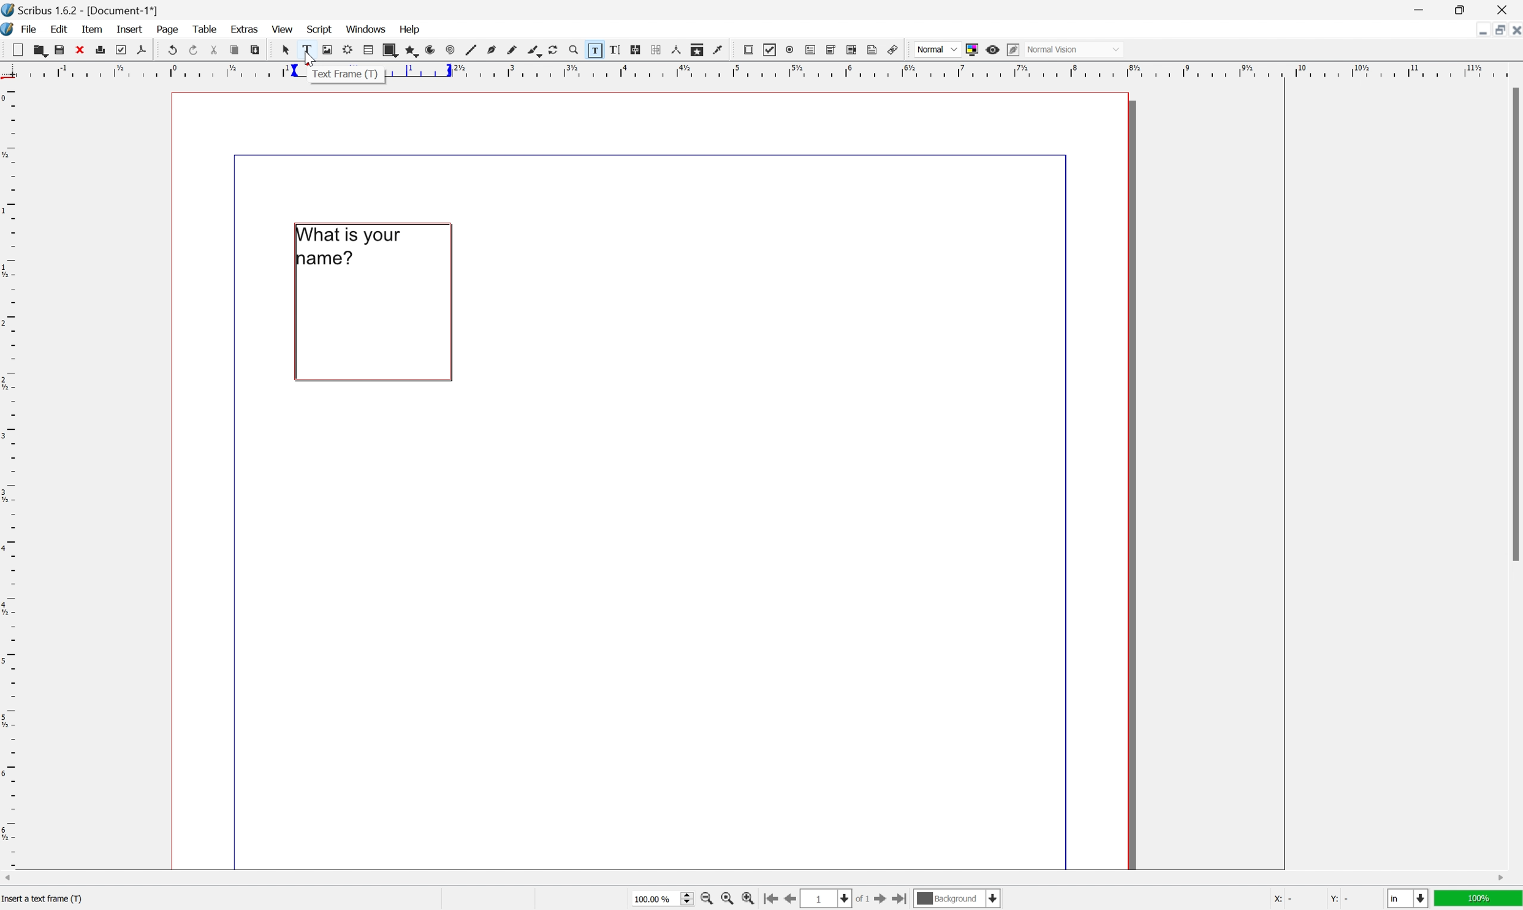  What do you see at coordinates (1494, 31) in the screenshot?
I see `restore down` at bounding box center [1494, 31].